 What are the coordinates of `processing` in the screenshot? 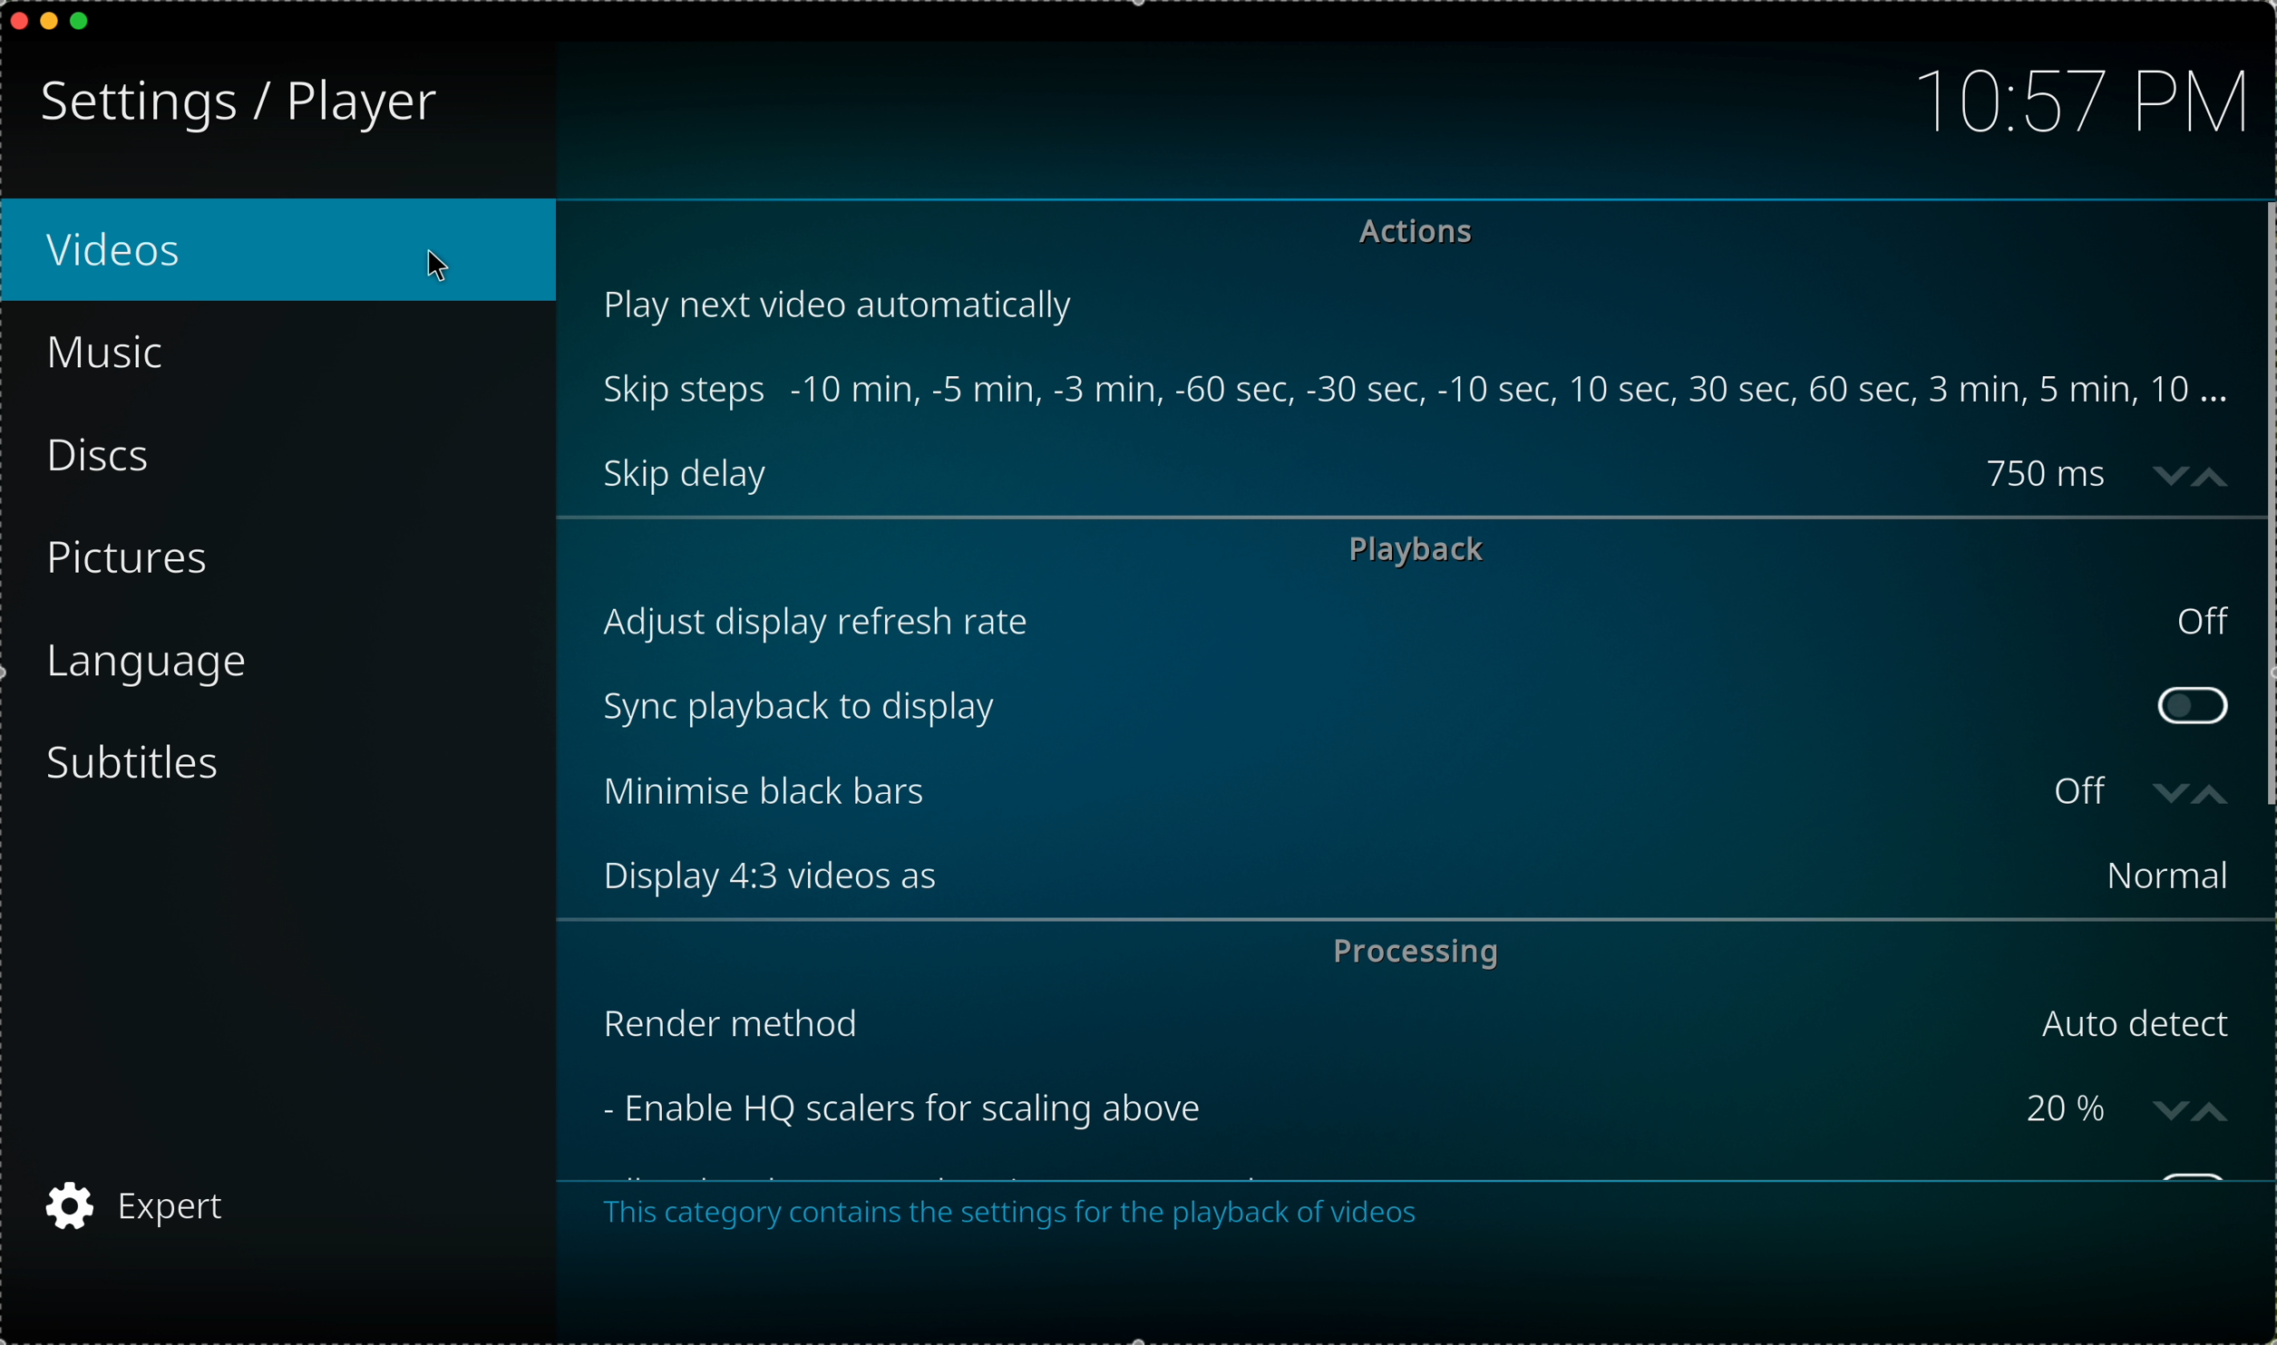 It's located at (1415, 951).